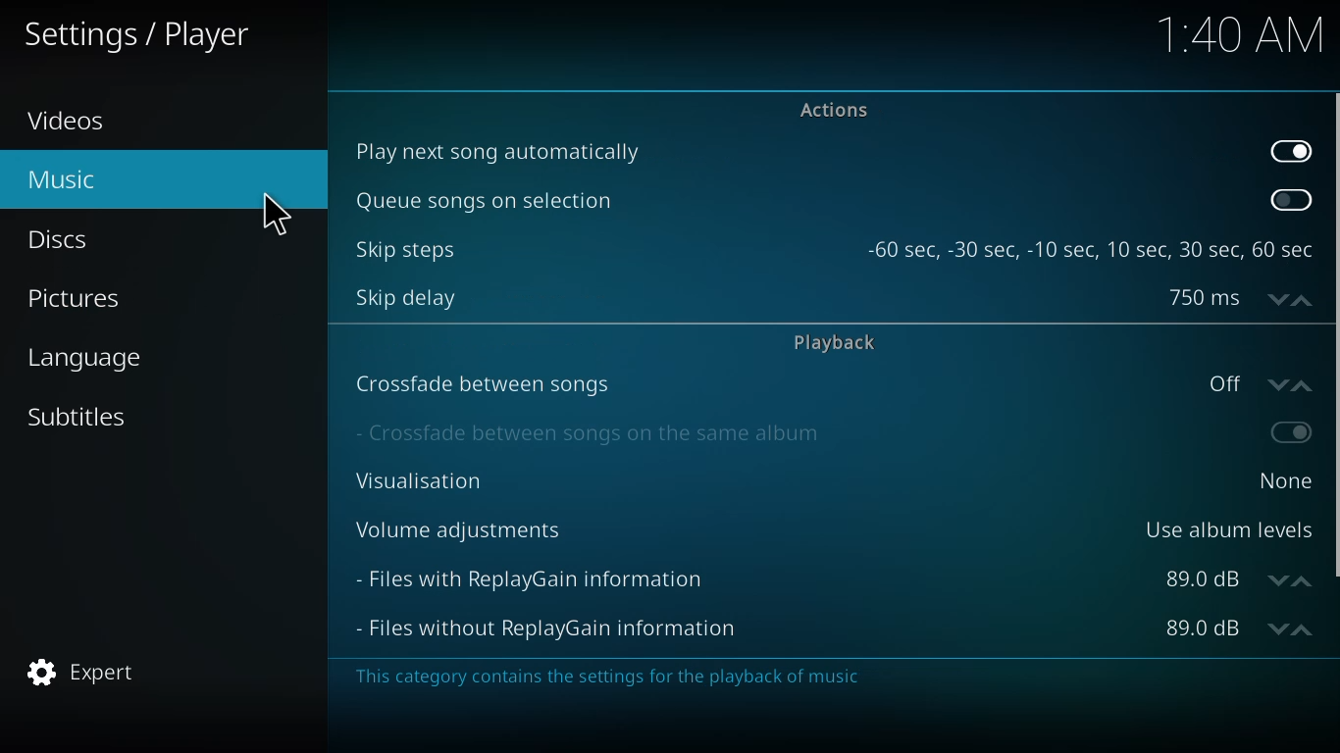  What do you see at coordinates (1334, 333) in the screenshot?
I see `scroll bar` at bounding box center [1334, 333].